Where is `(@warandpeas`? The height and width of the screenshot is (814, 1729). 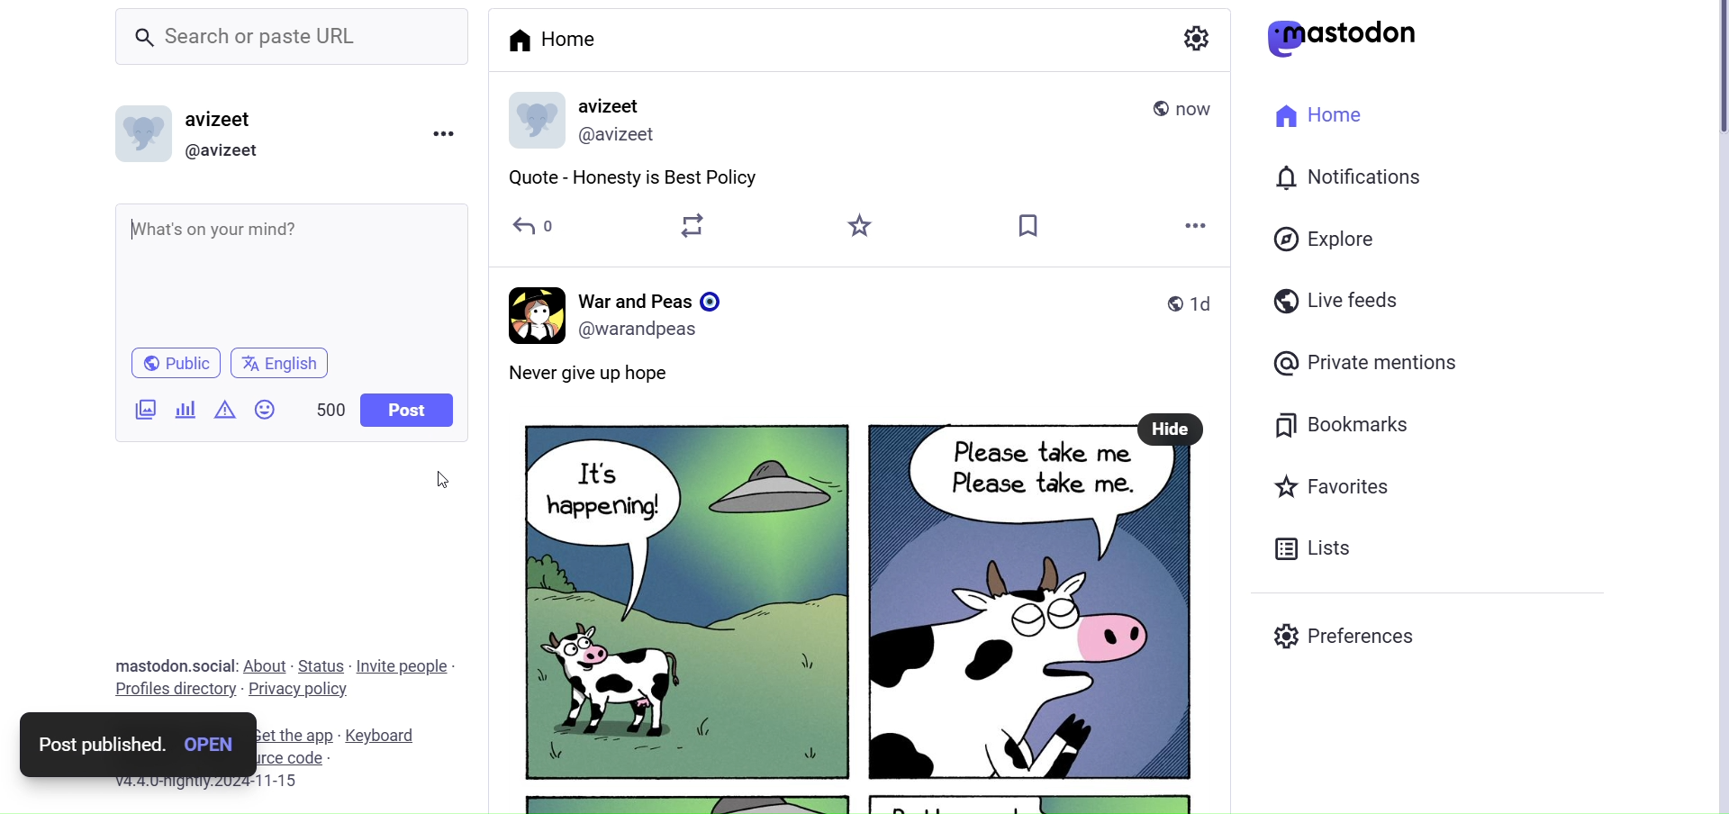 (@warandpeas is located at coordinates (645, 330).